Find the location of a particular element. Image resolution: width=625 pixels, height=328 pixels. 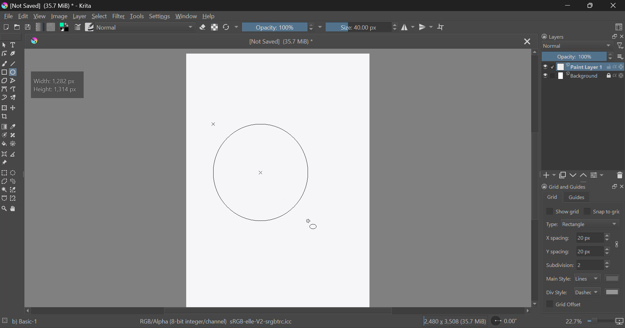

Blending Mode is located at coordinates (146, 27).